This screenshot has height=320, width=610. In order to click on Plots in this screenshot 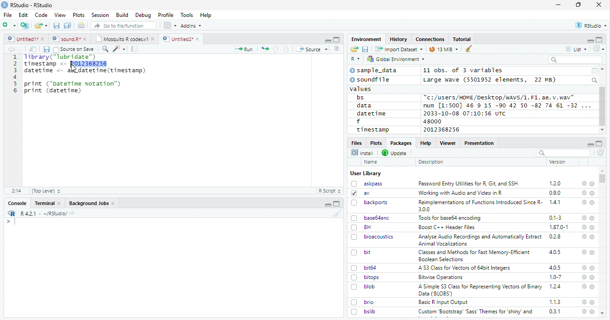, I will do `click(376, 143)`.